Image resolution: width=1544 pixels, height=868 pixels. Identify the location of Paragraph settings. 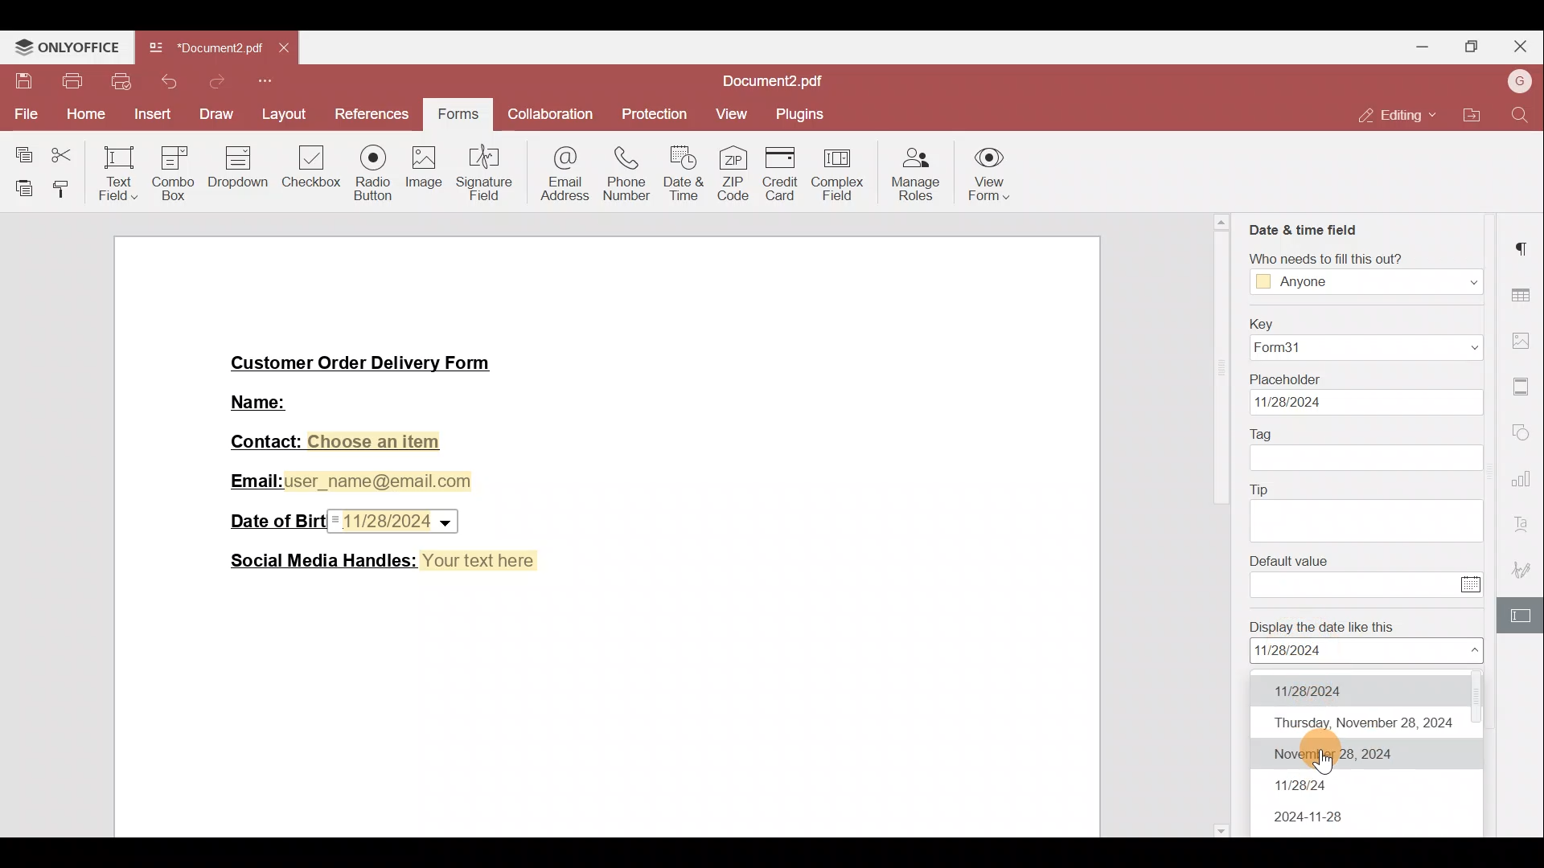
(1526, 248).